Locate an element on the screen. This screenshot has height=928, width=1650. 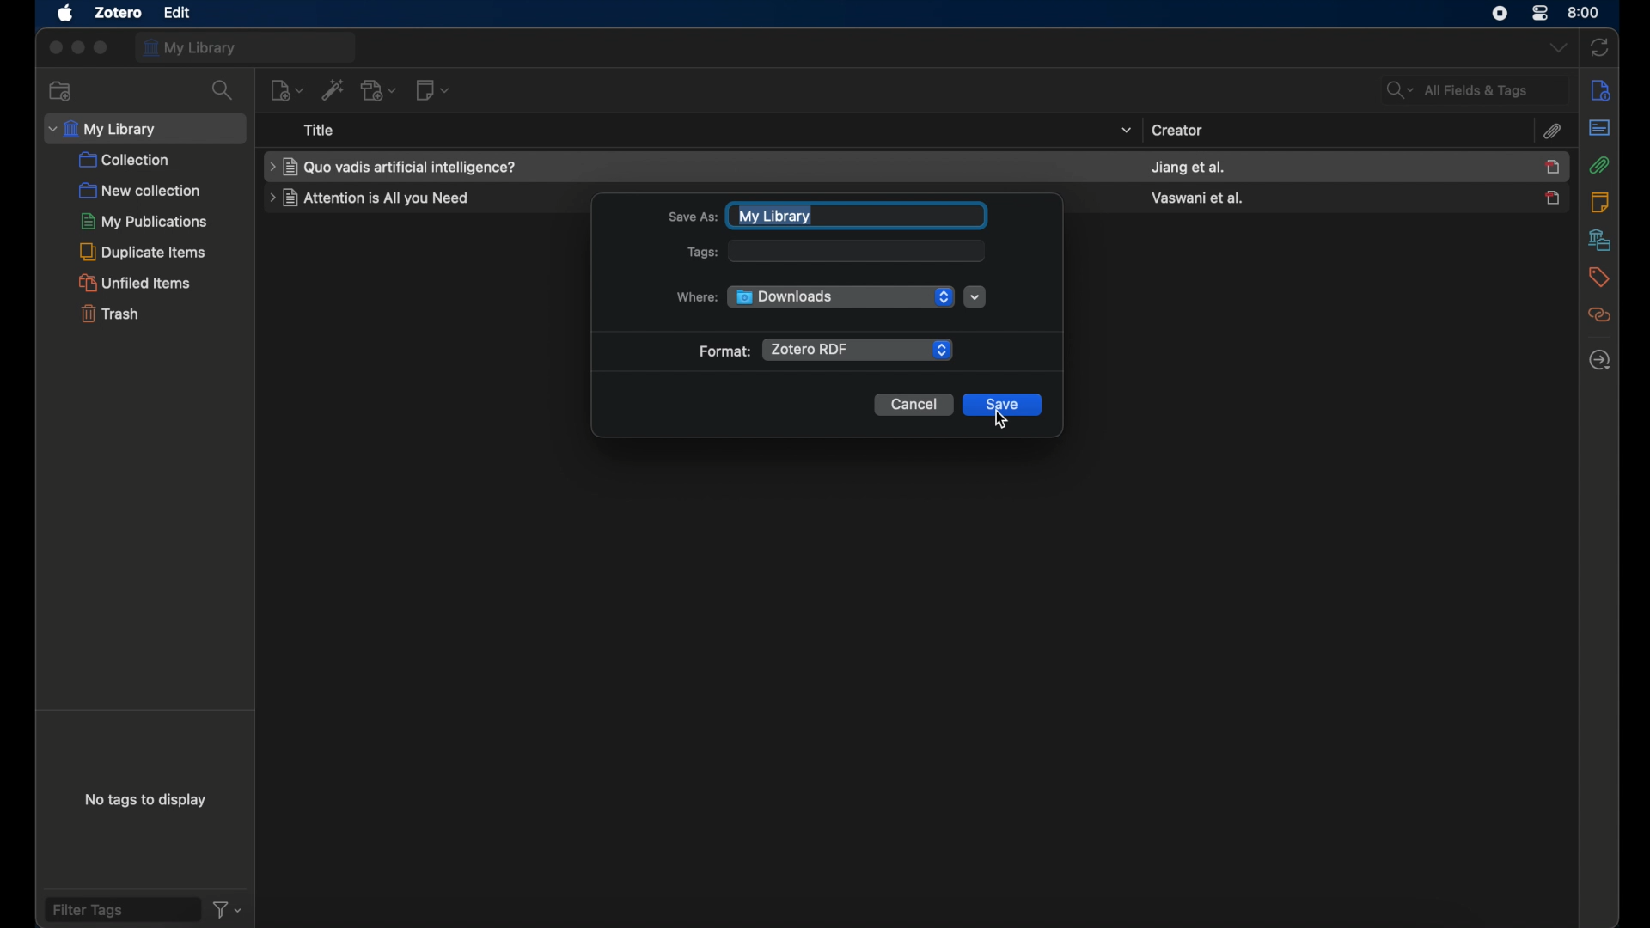
filter dropdown  is located at coordinates (229, 909).